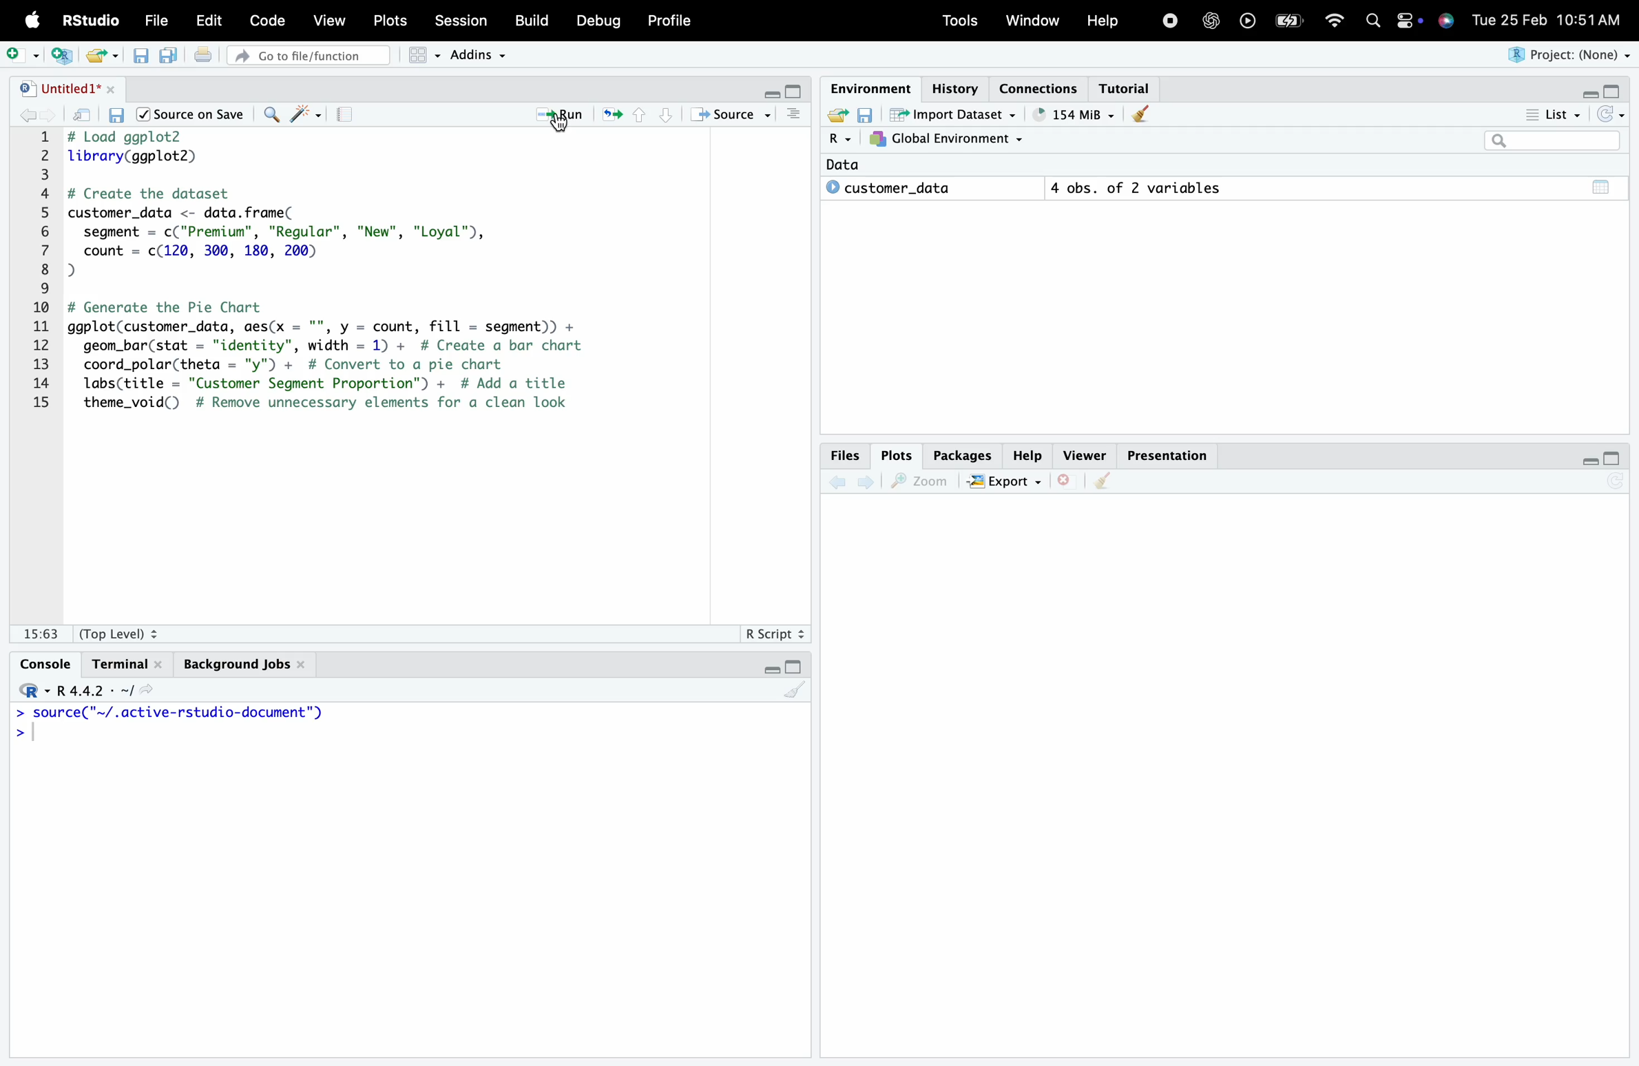 The height and width of the screenshot is (1066, 1639). I want to click on History, so click(951, 81).